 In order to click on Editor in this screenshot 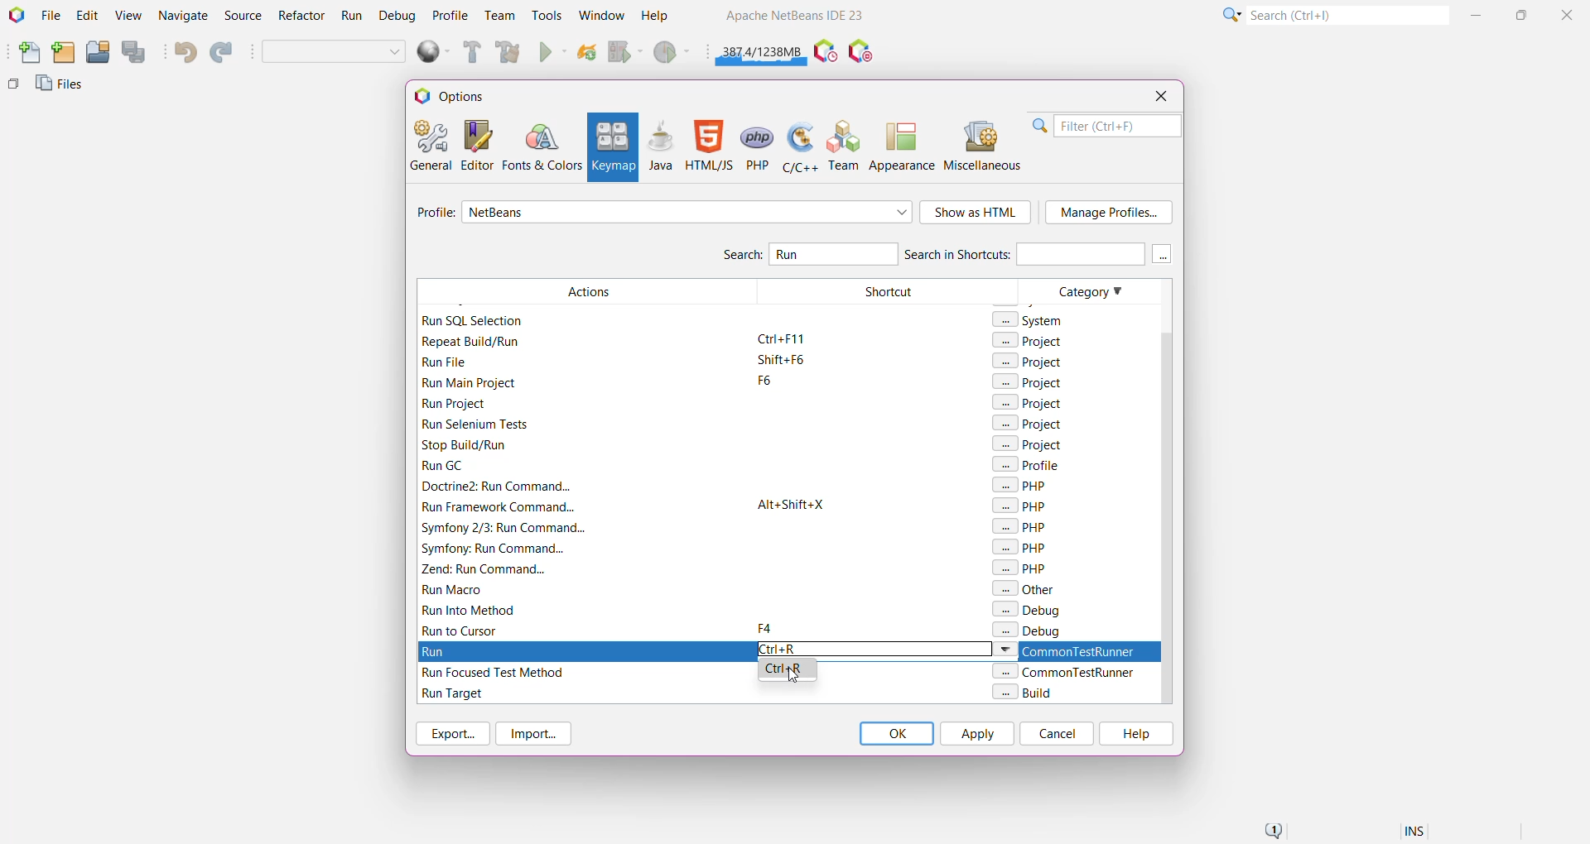, I will do `click(474, 145)`.